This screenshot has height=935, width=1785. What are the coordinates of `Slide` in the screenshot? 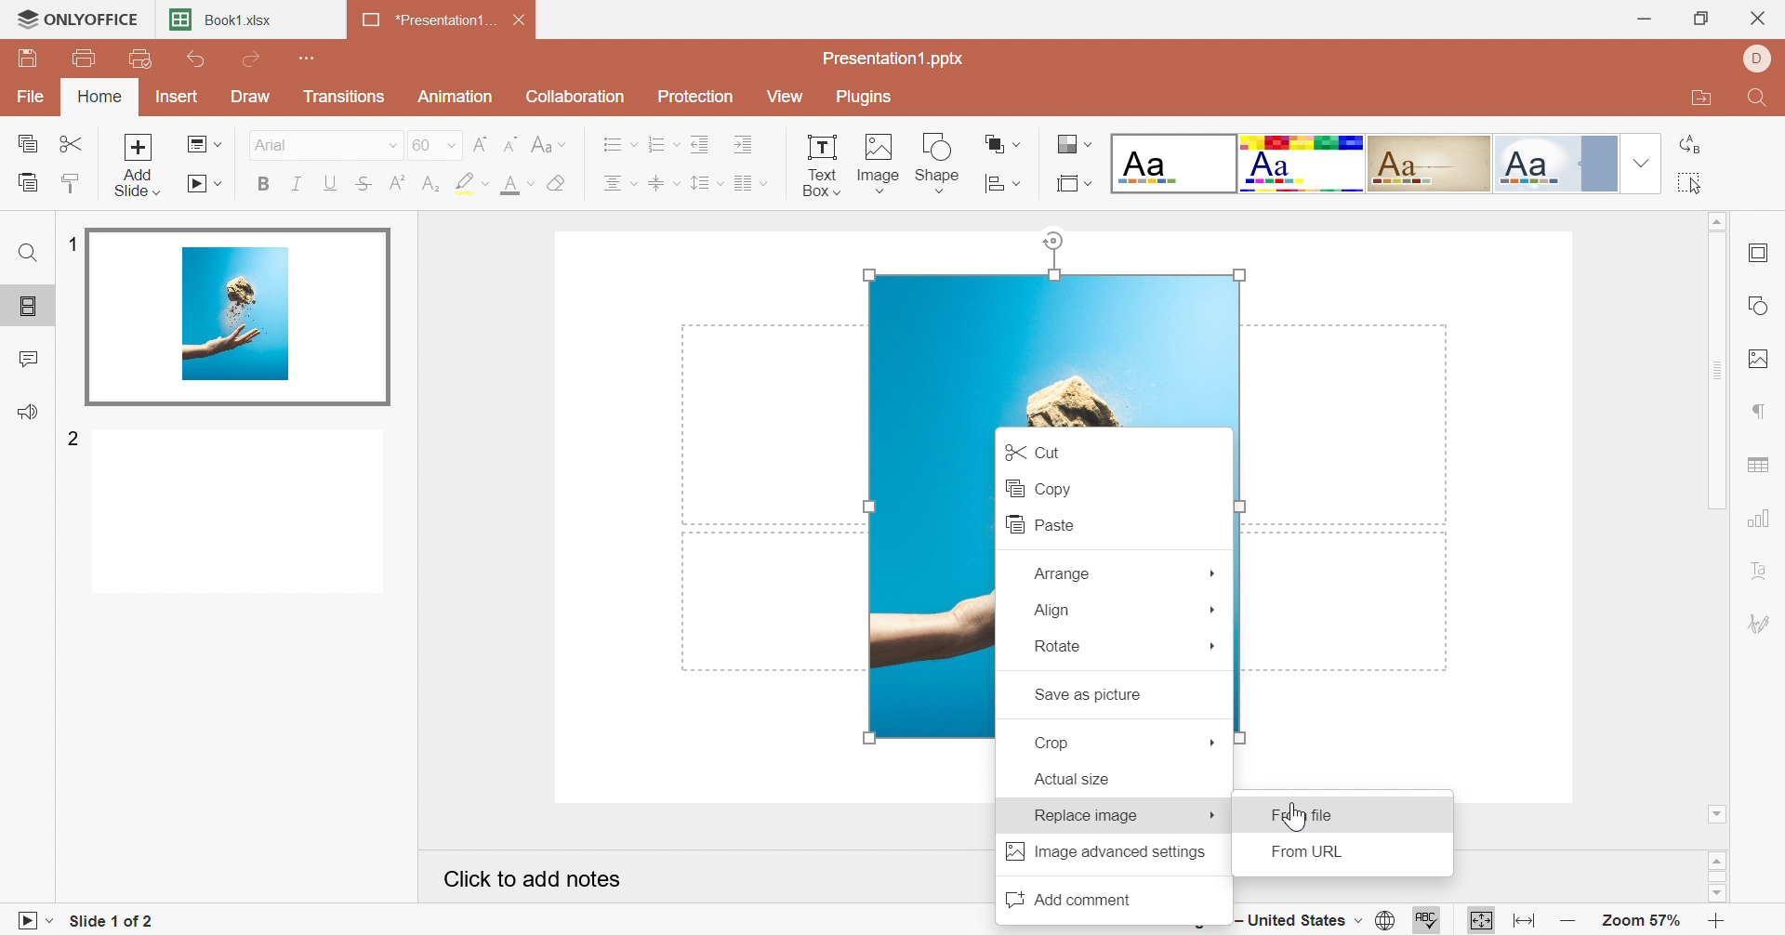 It's located at (239, 514).